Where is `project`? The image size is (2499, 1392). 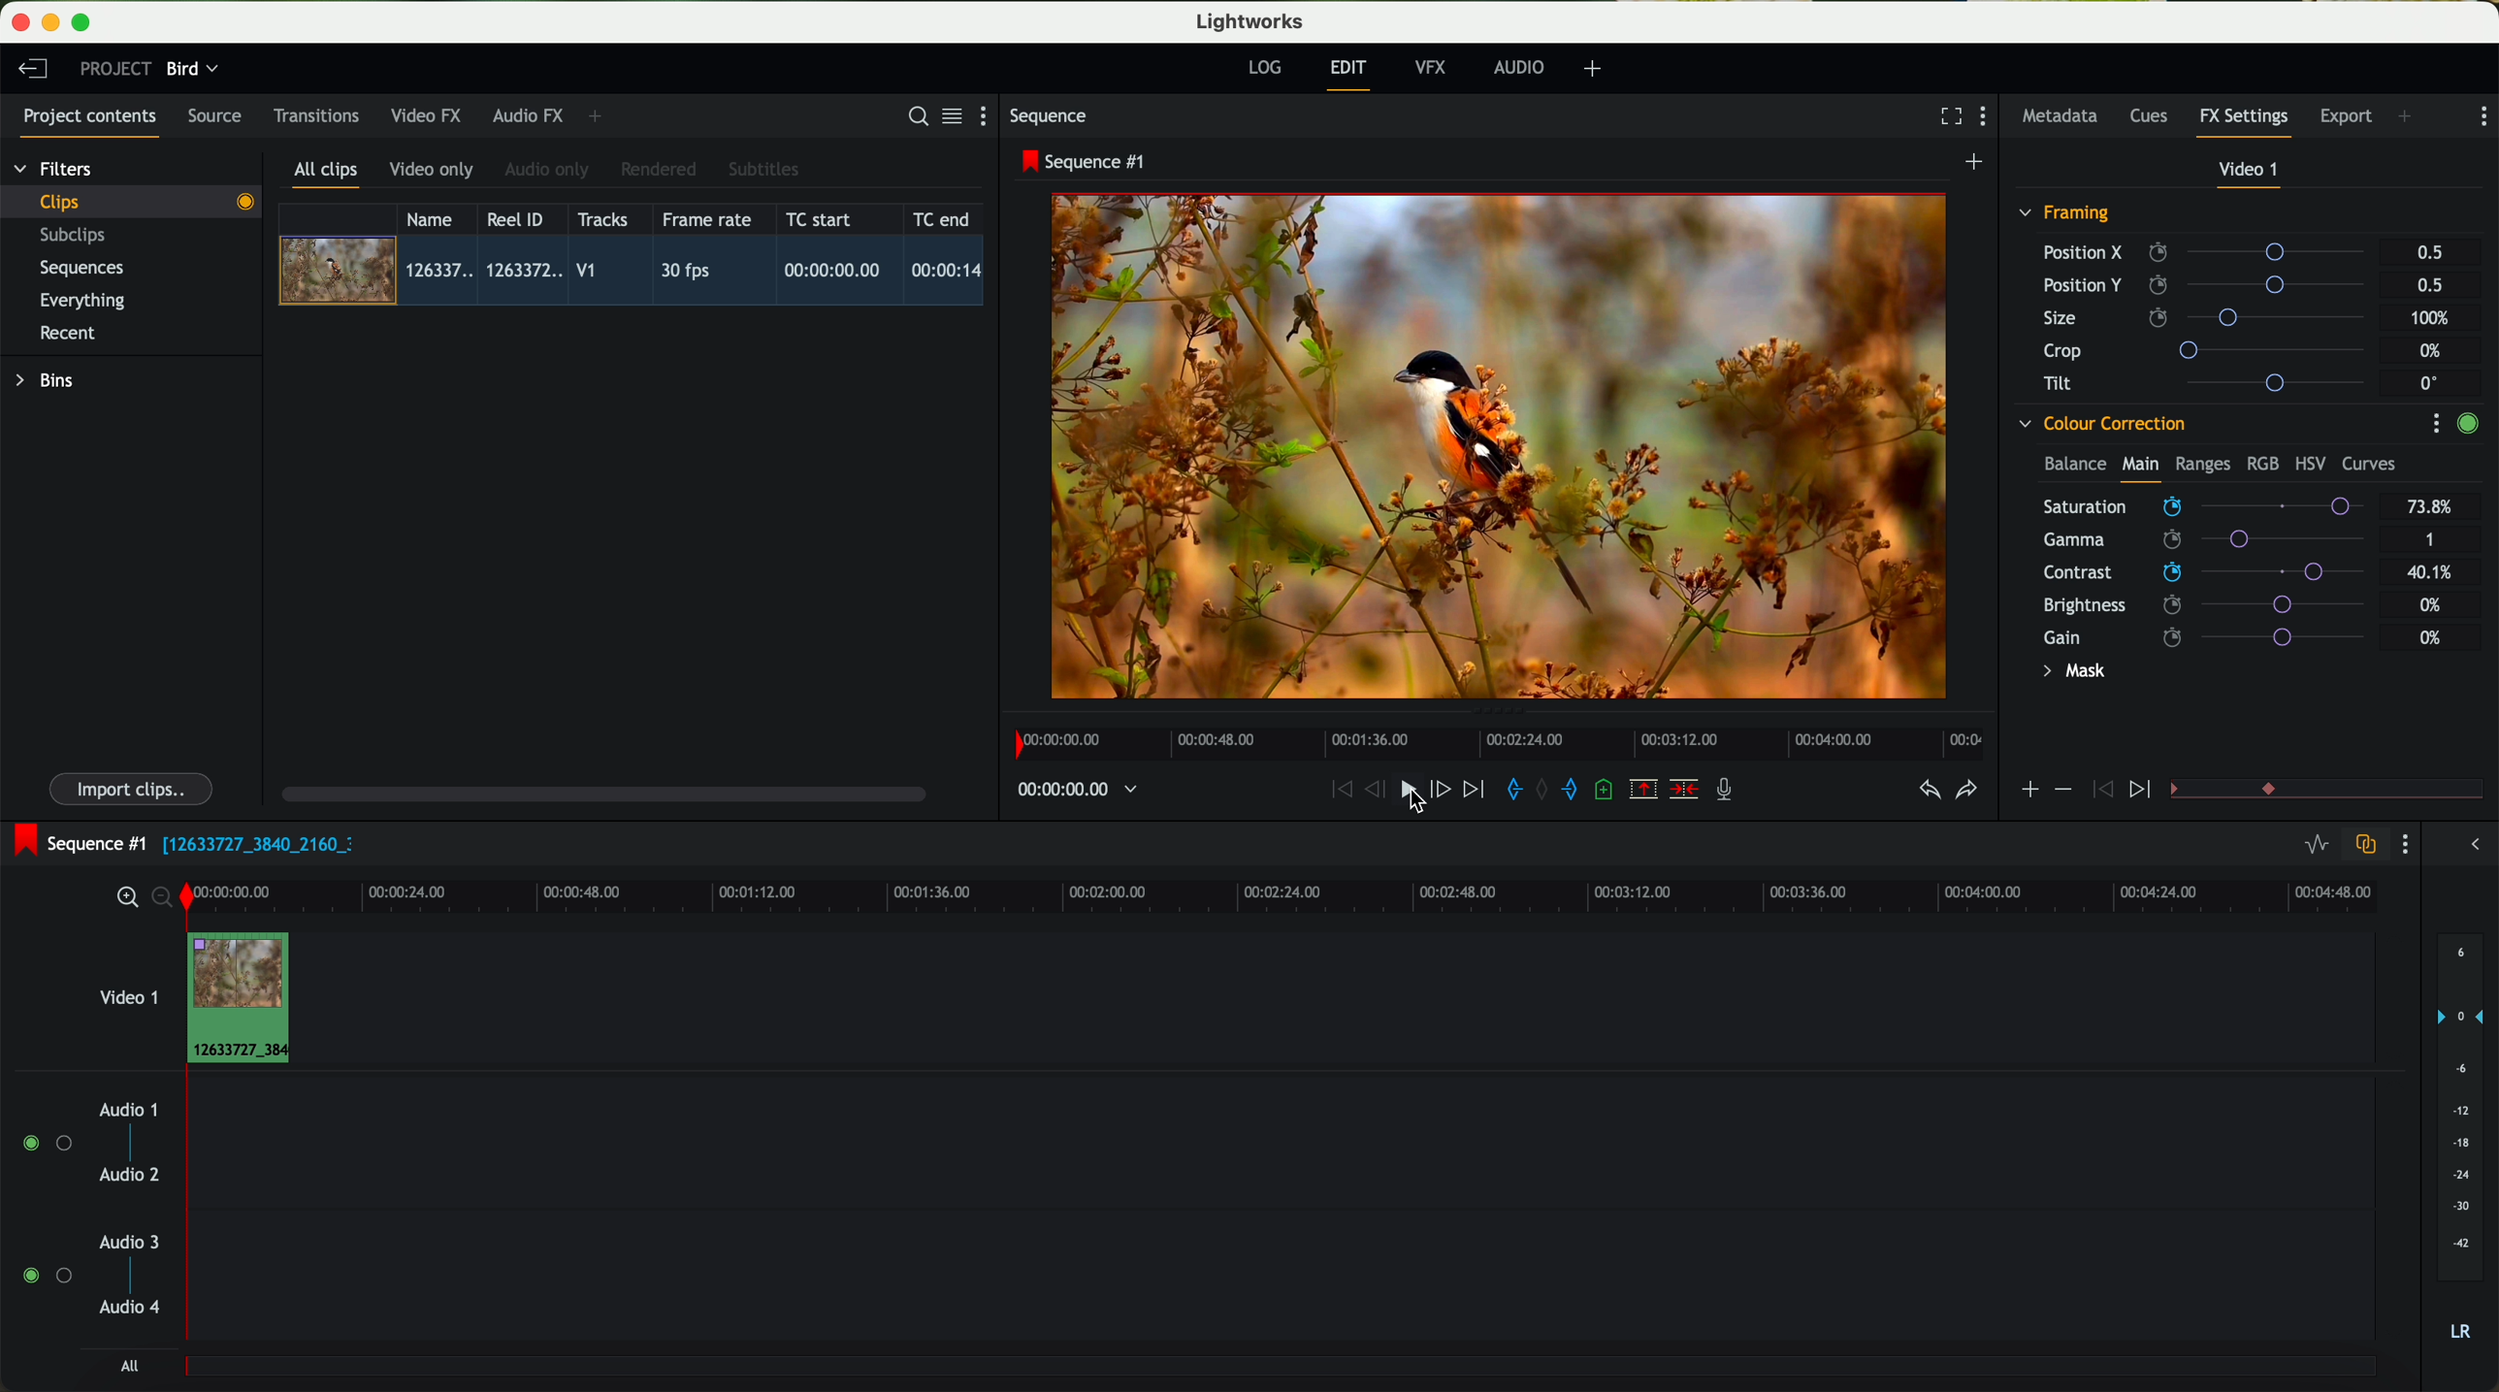 project is located at coordinates (115, 68).